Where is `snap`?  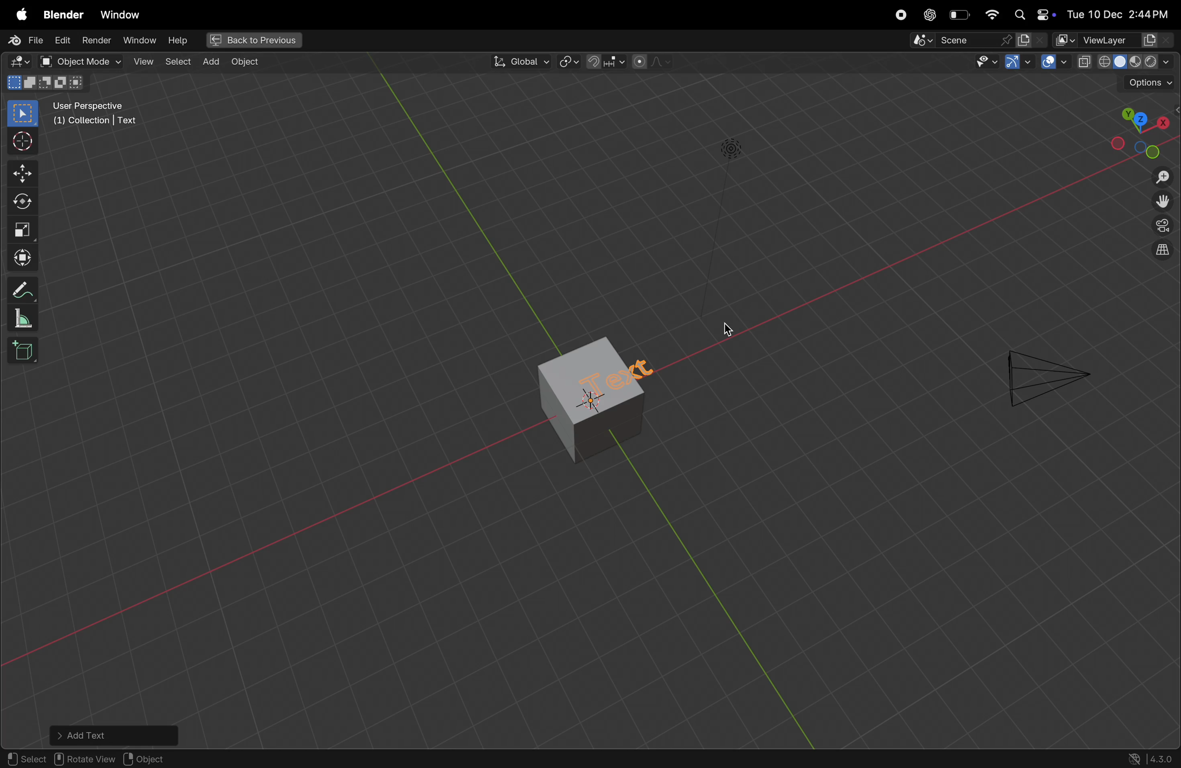 snap is located at coordinates (606, 62).